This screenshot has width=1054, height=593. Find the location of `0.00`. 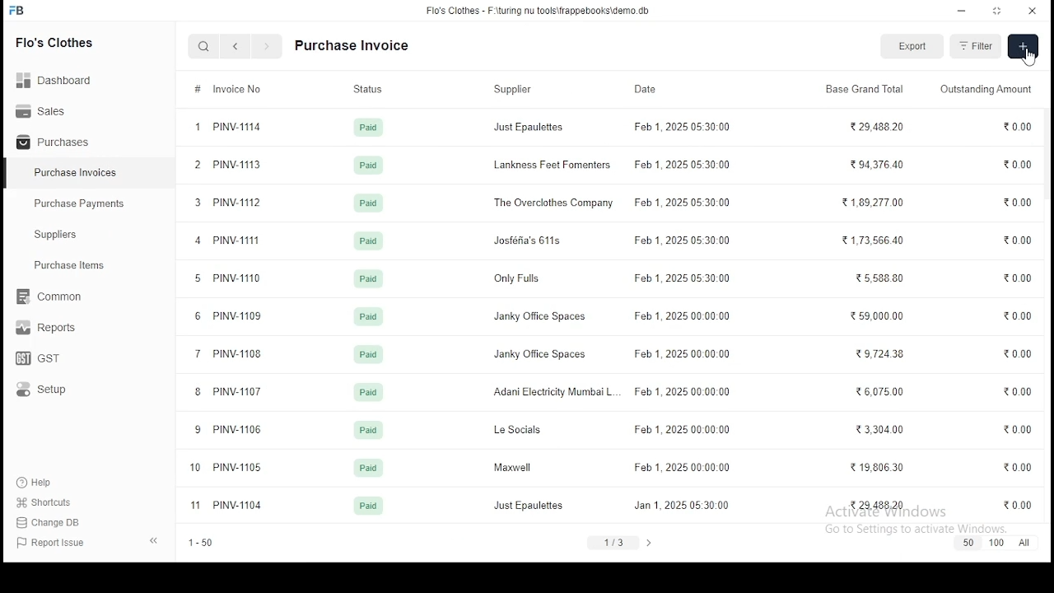

0.00 is located at coordinates (1018, 505).